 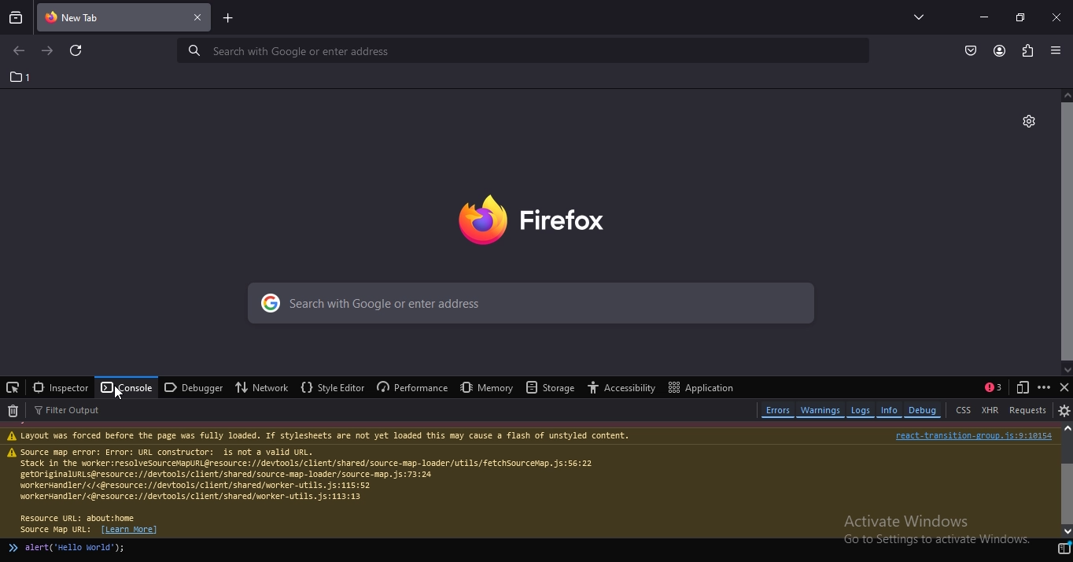 I want to click on personalise this tab, so click(x=1029, y=121).